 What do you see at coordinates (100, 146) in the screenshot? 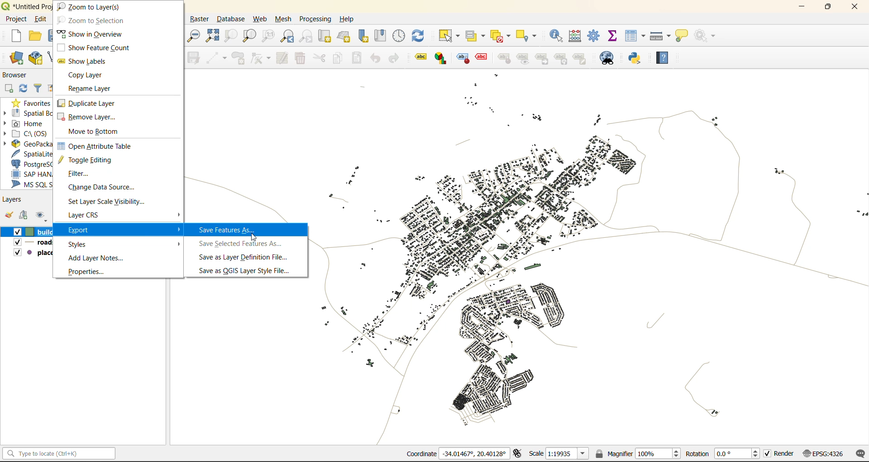
I see `open attribute table` at bounding box center [100, 146].